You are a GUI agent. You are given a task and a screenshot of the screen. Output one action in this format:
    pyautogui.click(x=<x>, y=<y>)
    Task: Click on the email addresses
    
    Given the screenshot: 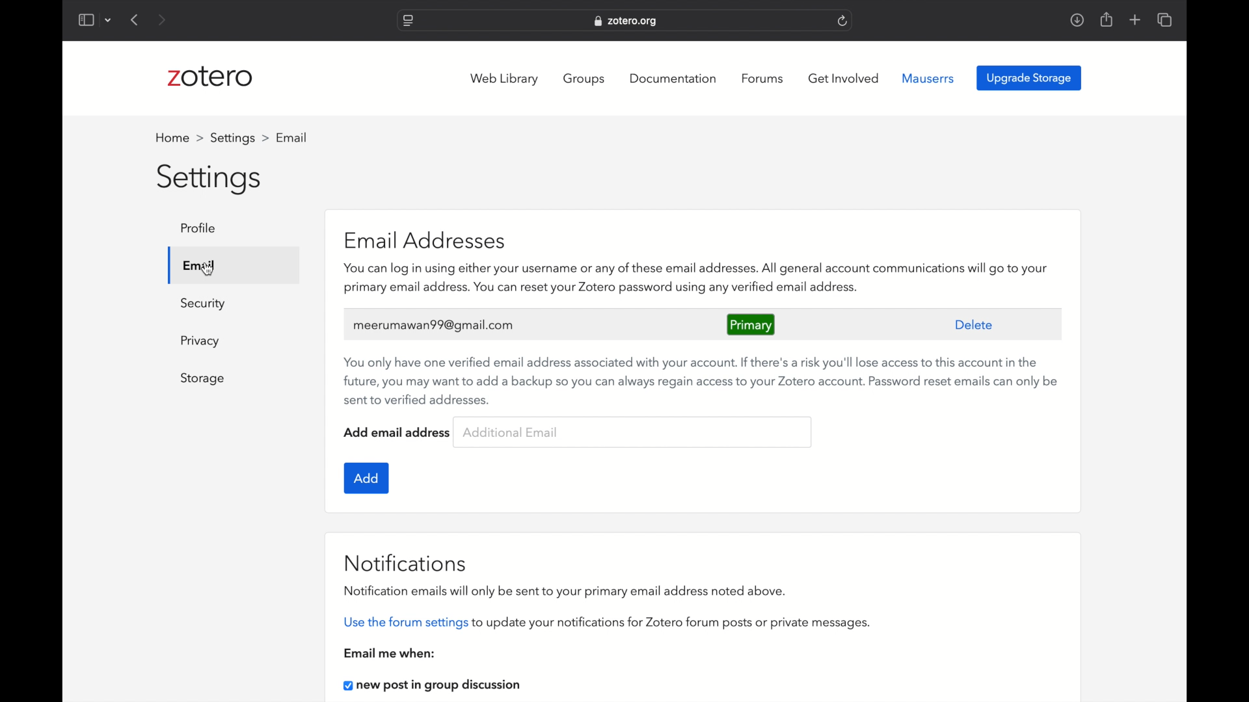 What is the action you would take?
    pyautogui.click(x=426, y=240)
    